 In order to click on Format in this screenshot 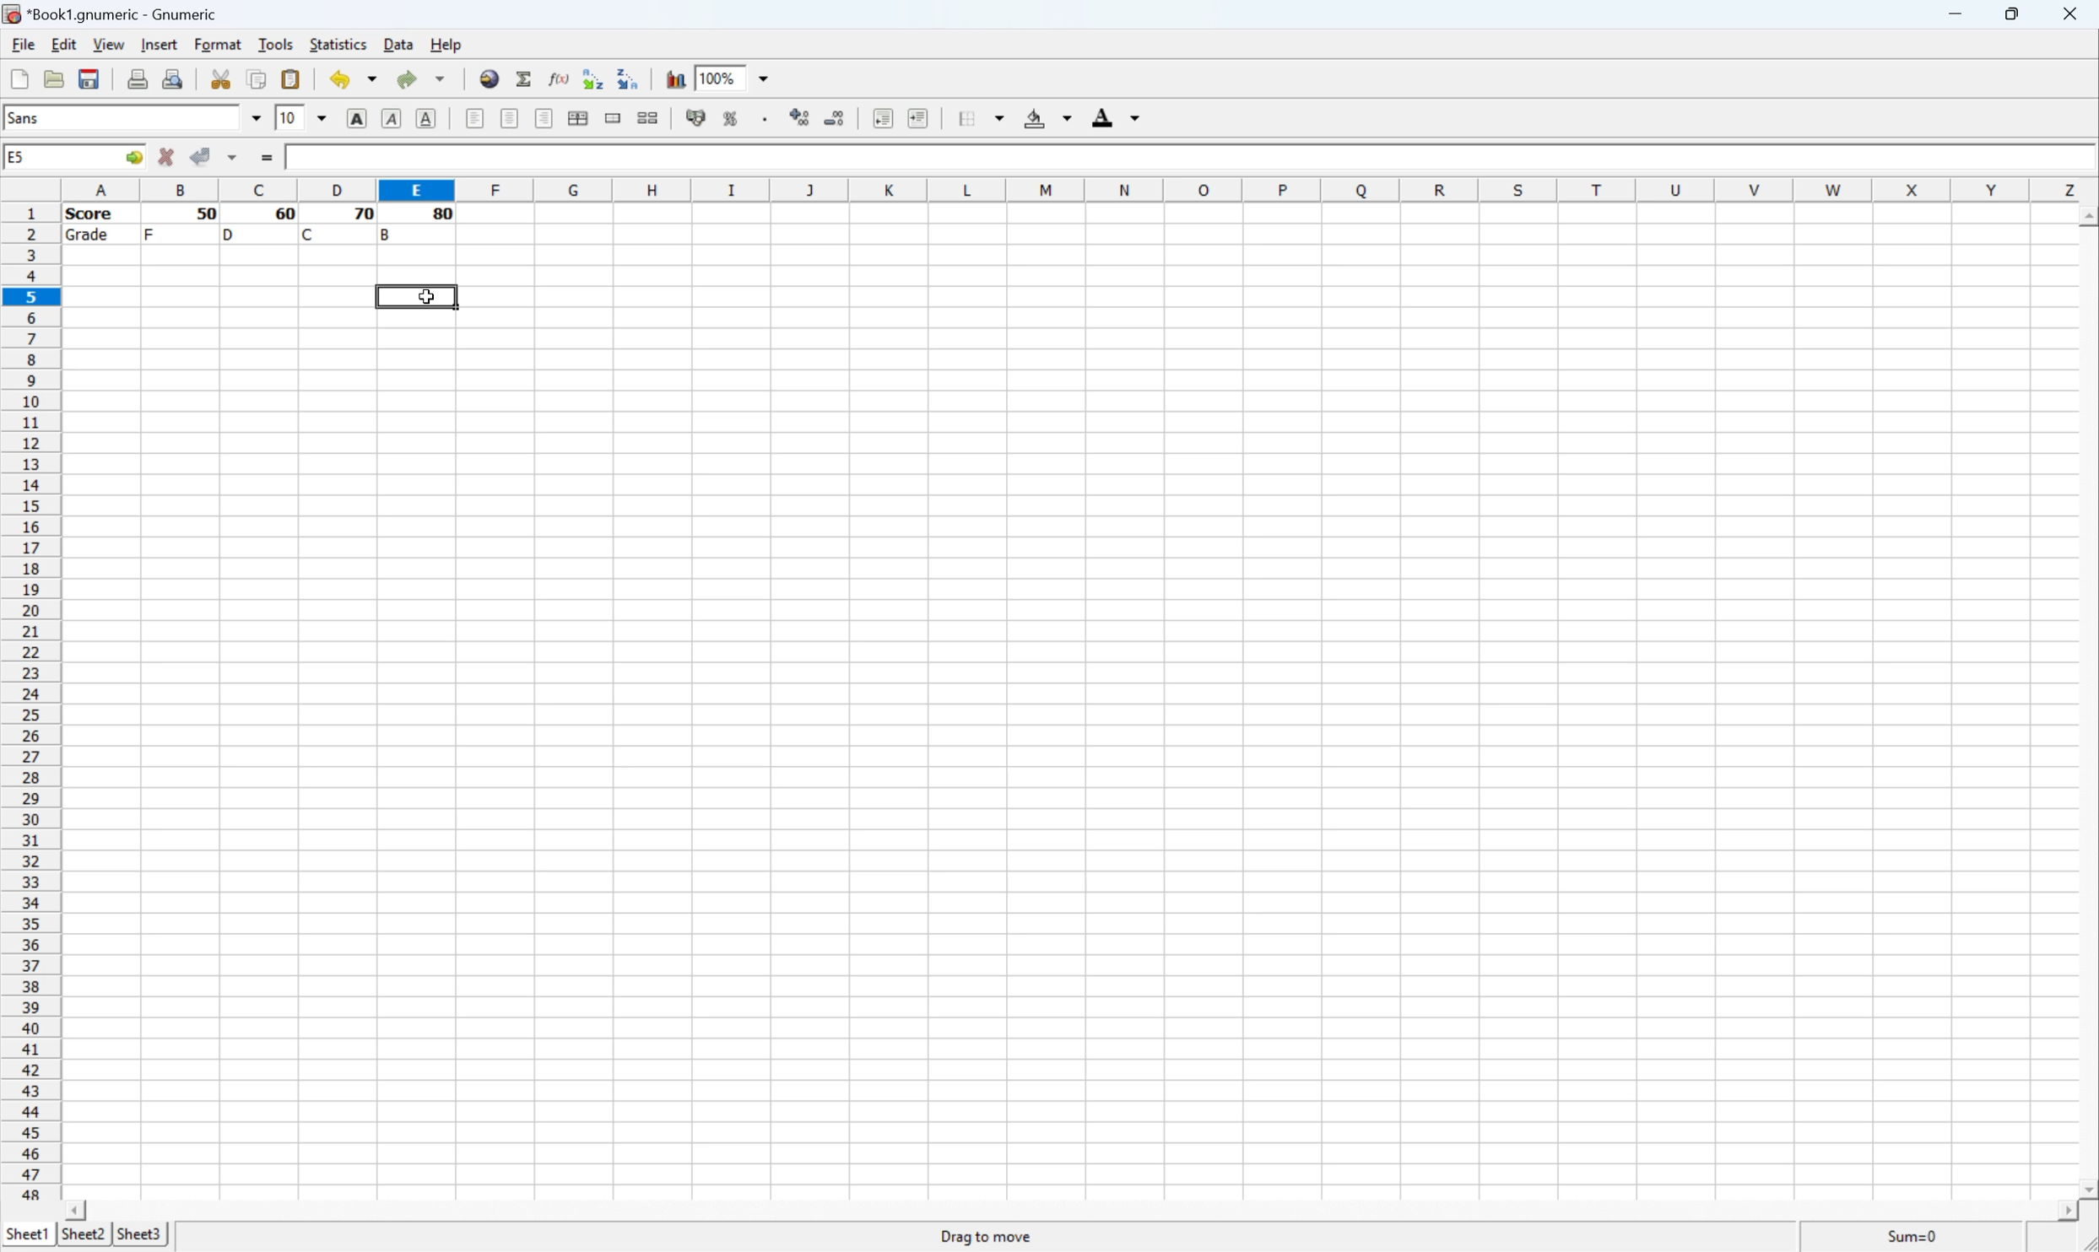, I will do `click(218, 42)`.